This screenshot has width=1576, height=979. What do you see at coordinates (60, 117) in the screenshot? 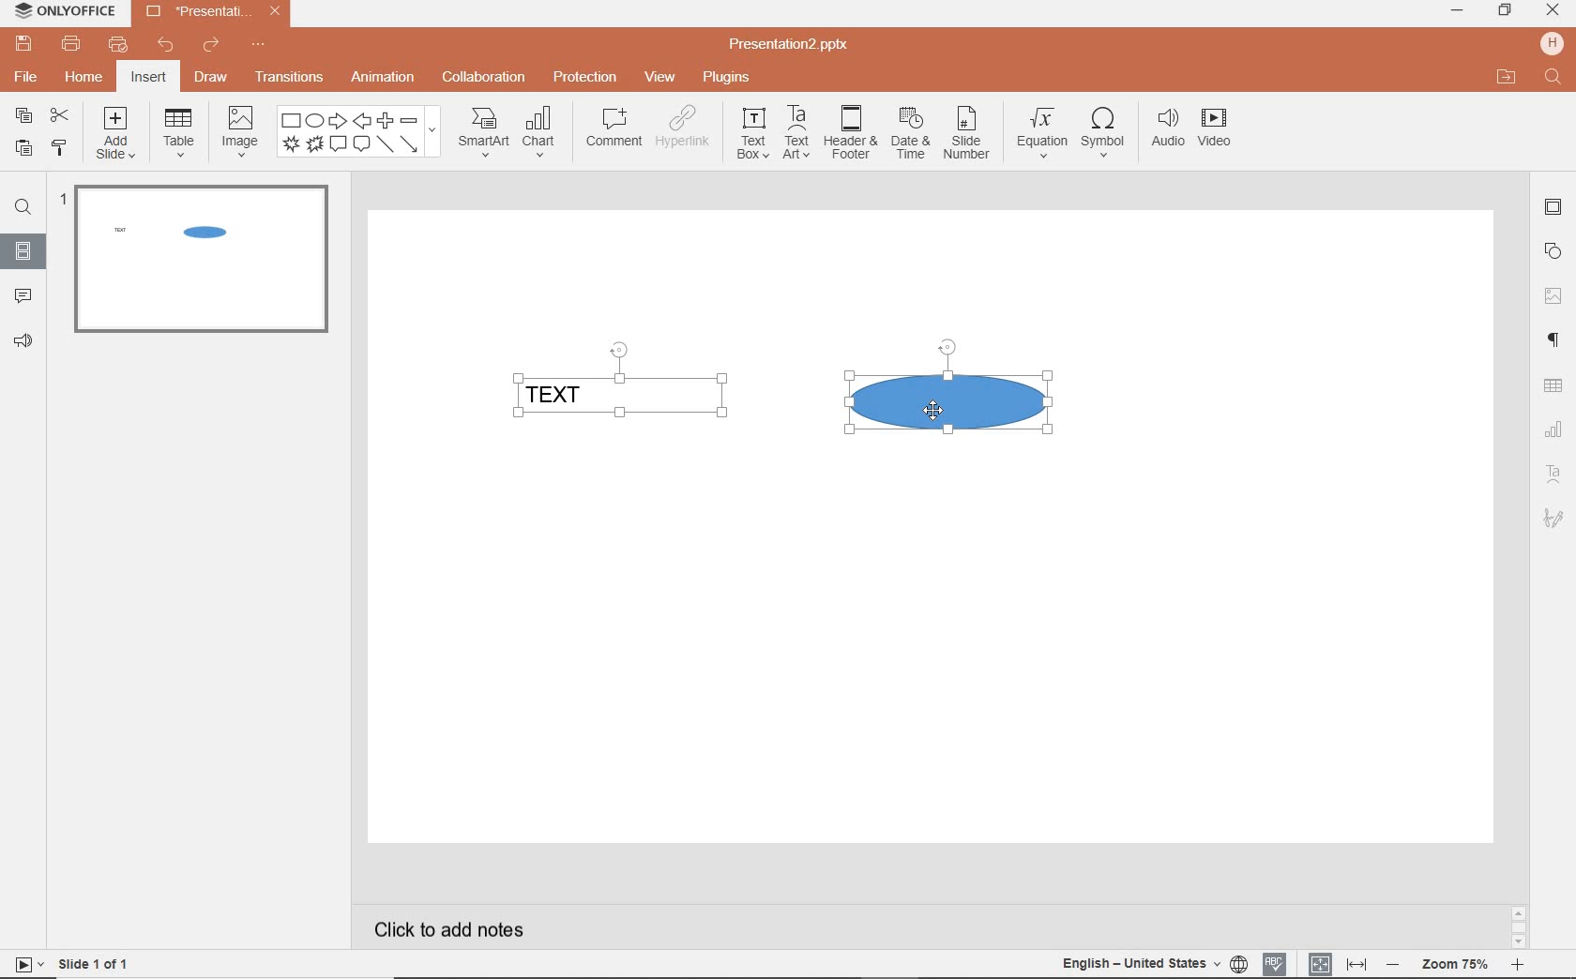
I see `cut` at bounding box center [60, 117].